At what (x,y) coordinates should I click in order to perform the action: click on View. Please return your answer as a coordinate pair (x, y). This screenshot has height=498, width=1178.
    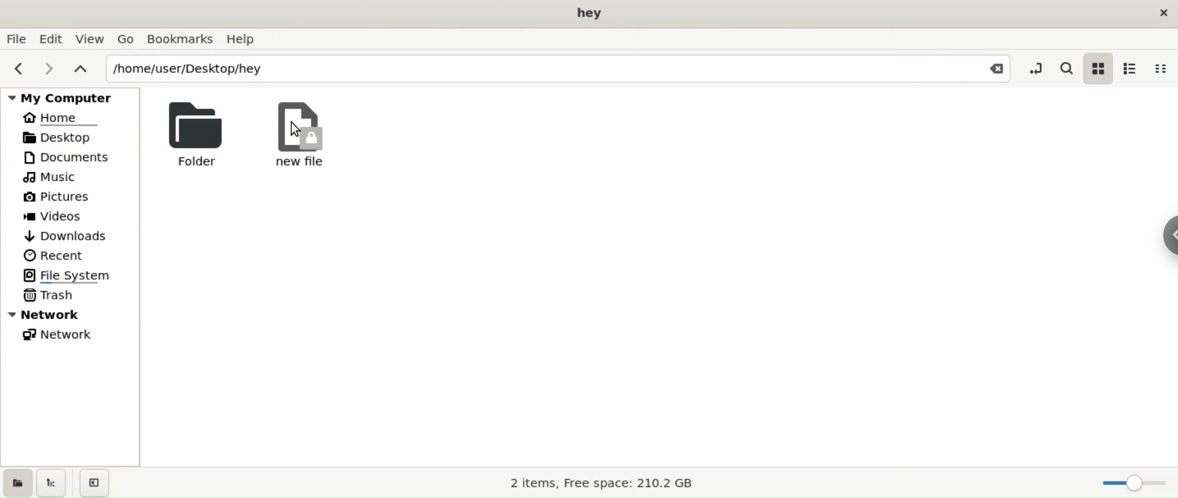
    Looking at the image, I should click on (91, 40).